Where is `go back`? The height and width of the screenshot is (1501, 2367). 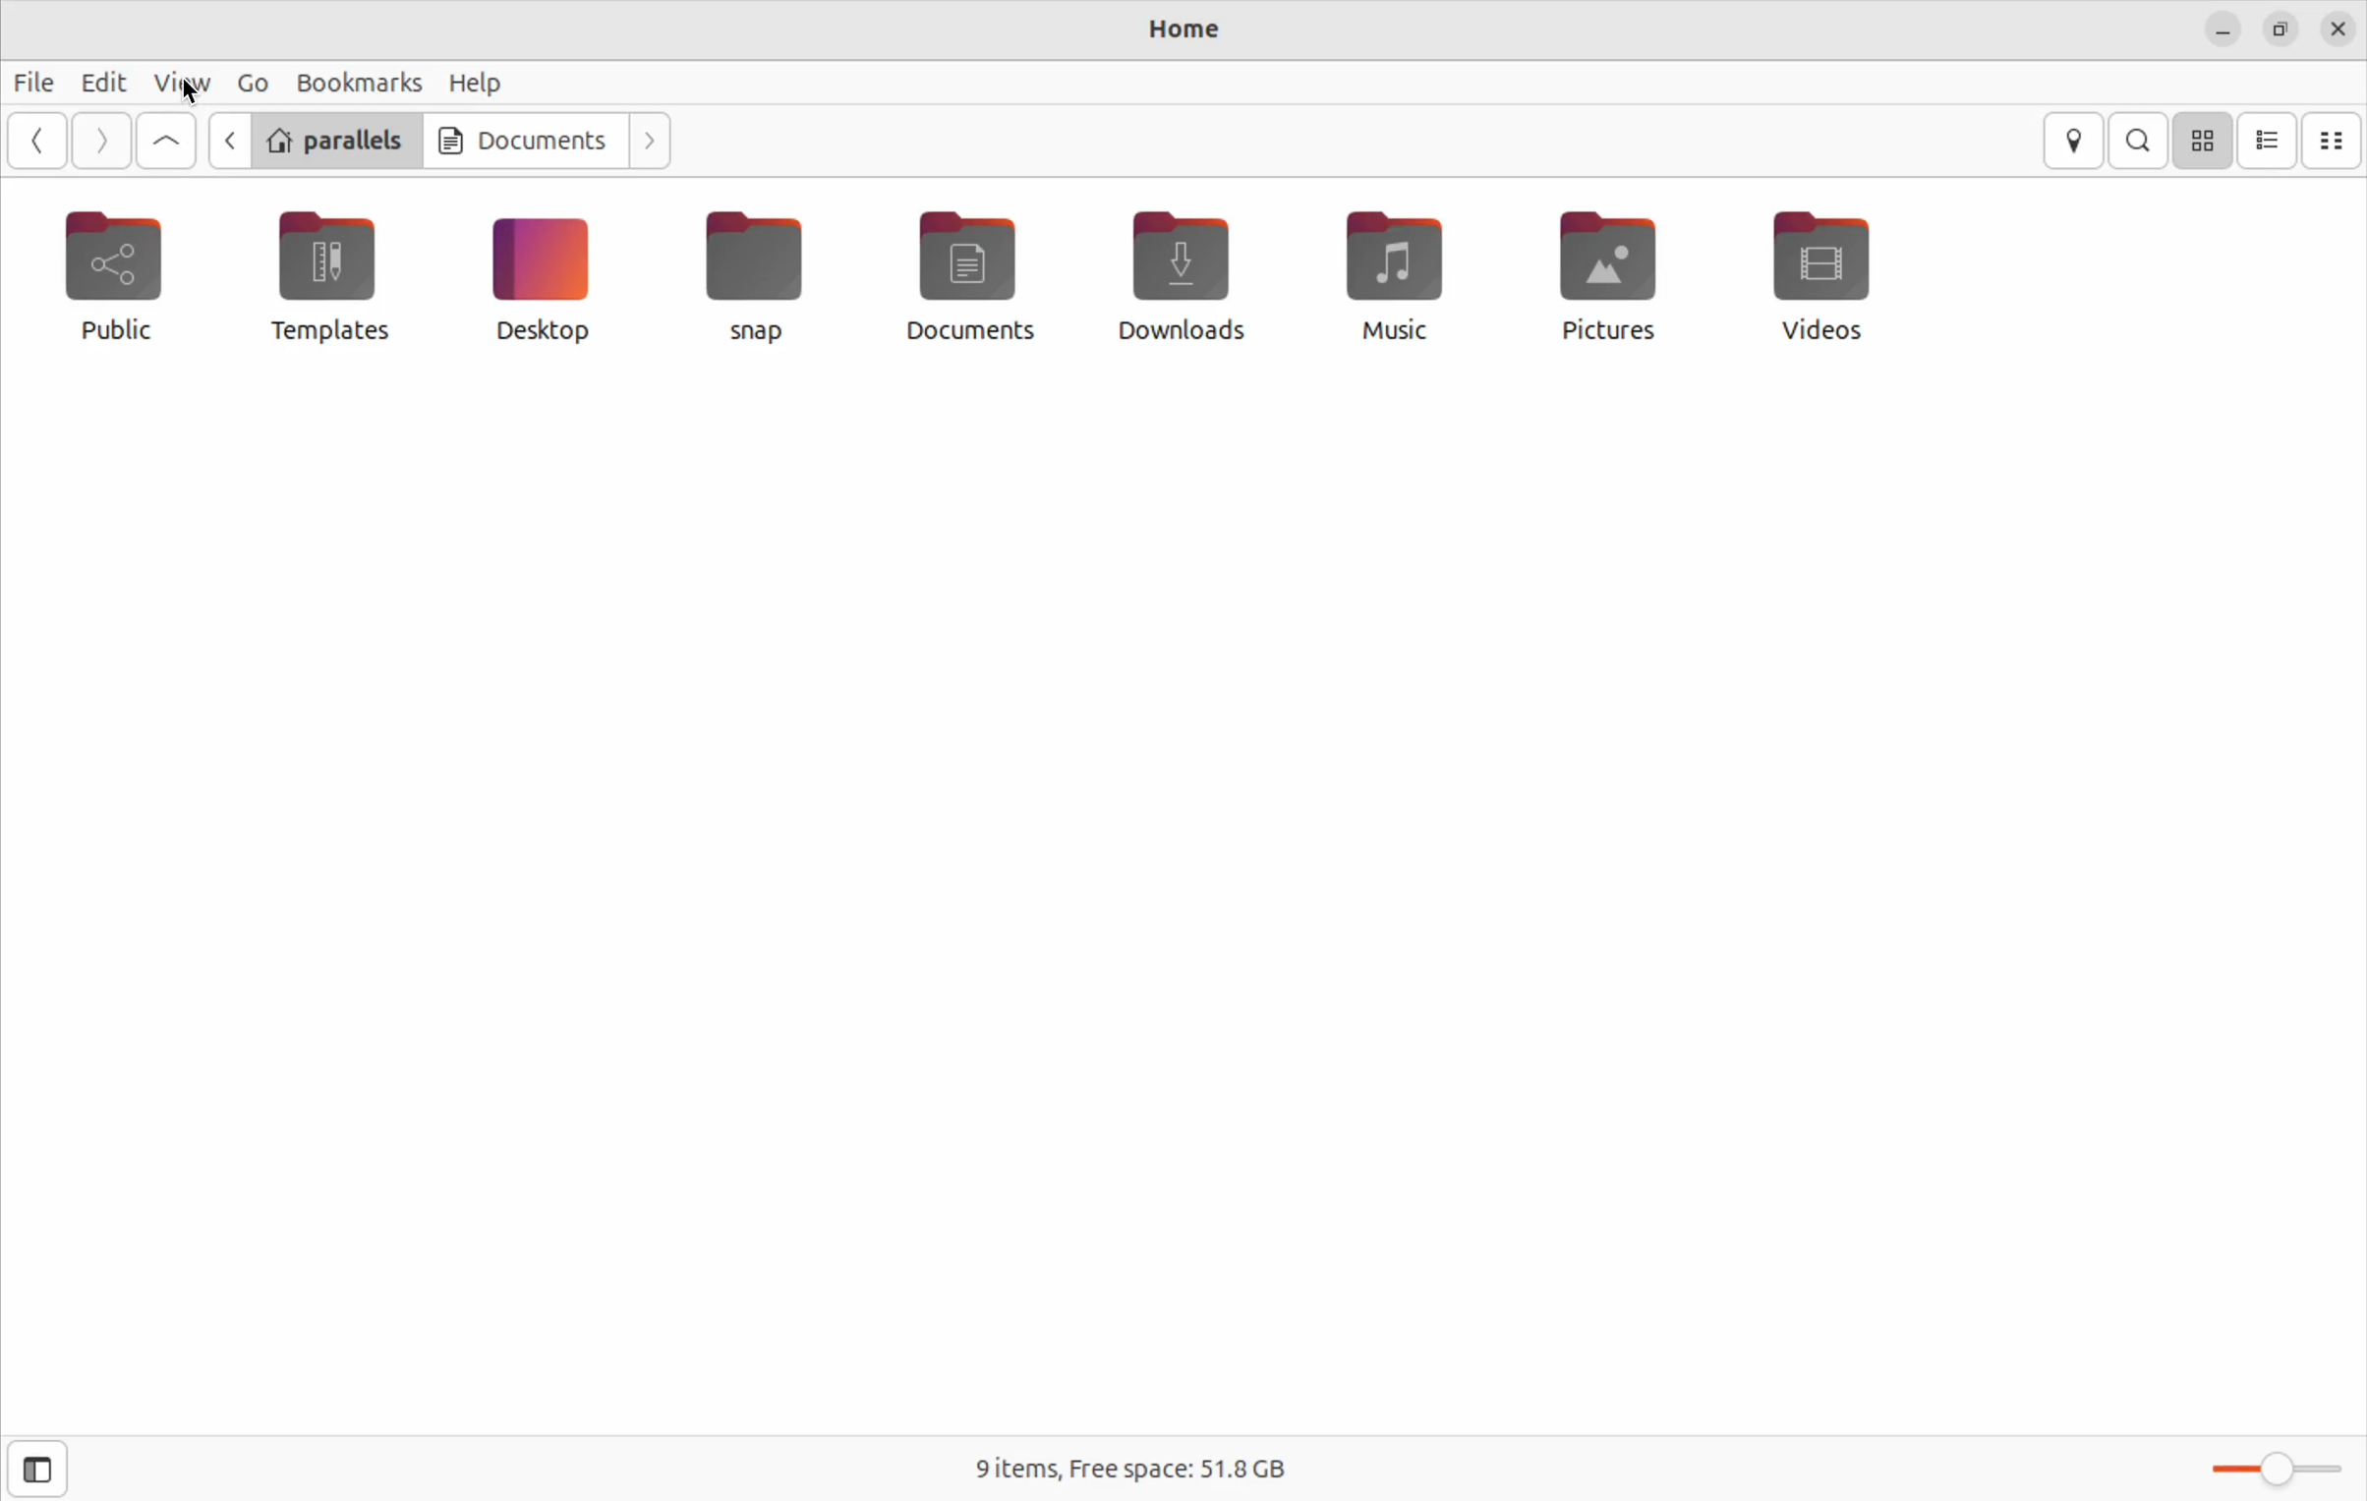
go back is located at coordinates (228, 142).